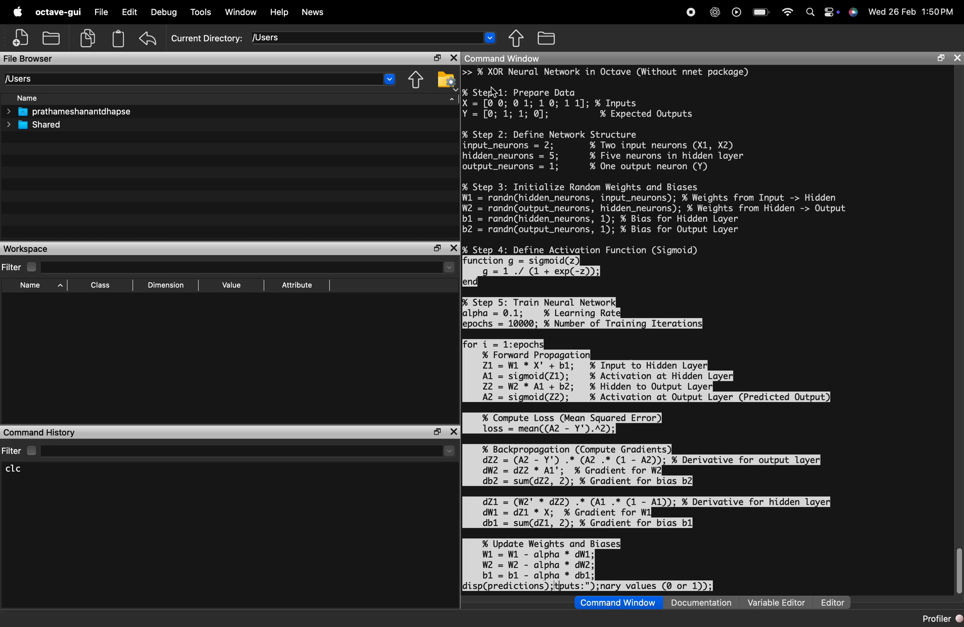  Describe the element at coordinates (938, 12) in the screenshot. I see `1:50PM` at that location.